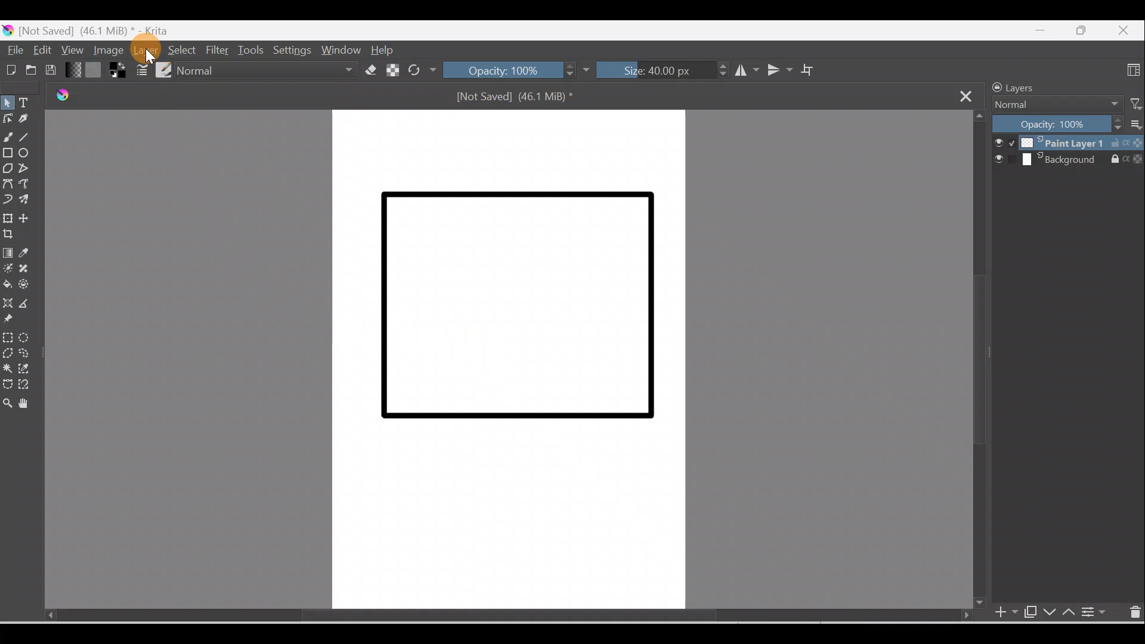 This screenshot has height=644, width=1145. What do you see at coordinates (144, 48) in the screenshot?
I see `Cursor` at bounding box center [144, 48].